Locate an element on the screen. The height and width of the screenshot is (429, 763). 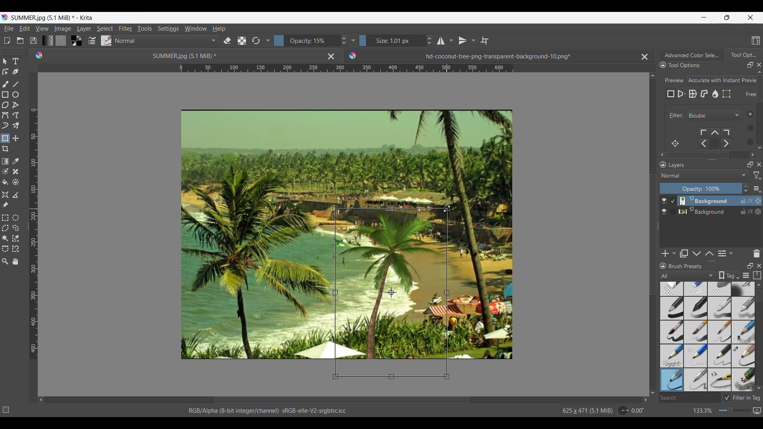
pencil 3 - large 4b is located at coordinates (744, 356).